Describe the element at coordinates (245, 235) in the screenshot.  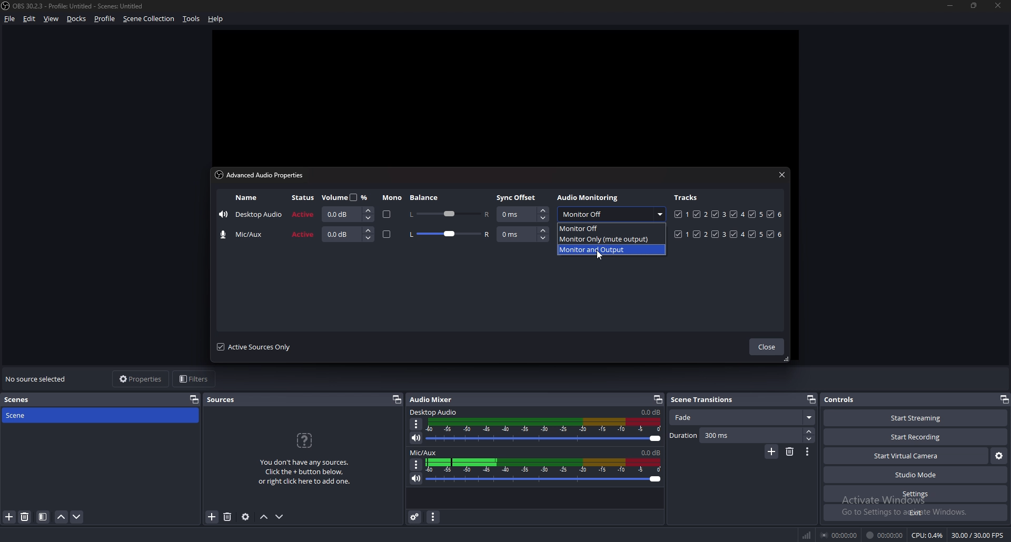
I see `mic/aux` at that location.